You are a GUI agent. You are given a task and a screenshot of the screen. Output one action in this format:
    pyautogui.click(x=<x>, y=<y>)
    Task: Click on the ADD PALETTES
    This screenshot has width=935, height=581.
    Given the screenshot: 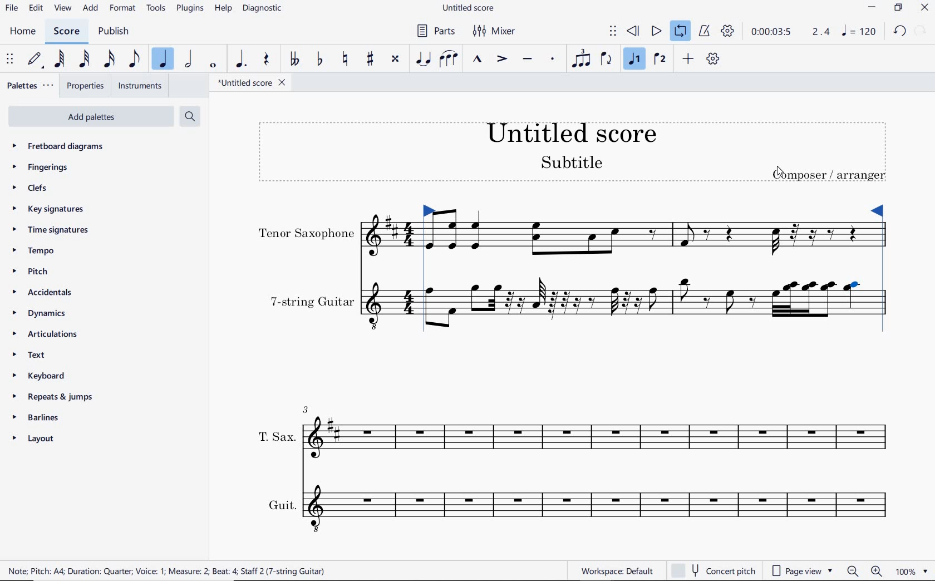 What is the action you would take?
    pyautogui.click(x=93, y=117)
    